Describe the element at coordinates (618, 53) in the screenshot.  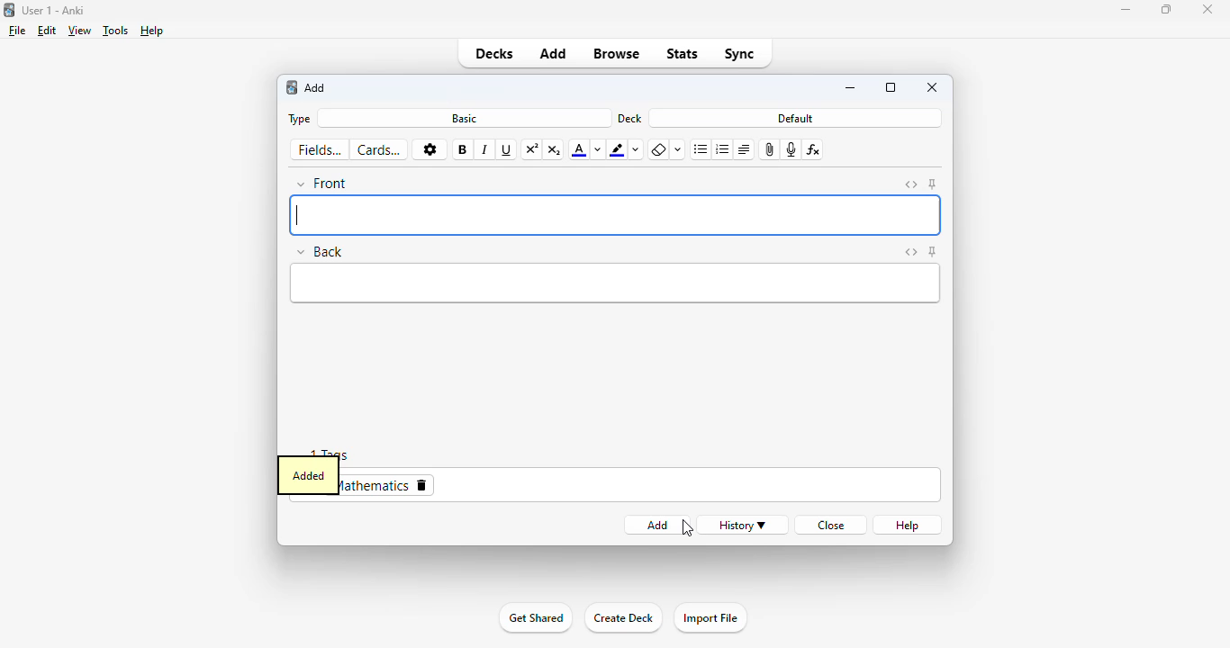
I see `browse` at that location.